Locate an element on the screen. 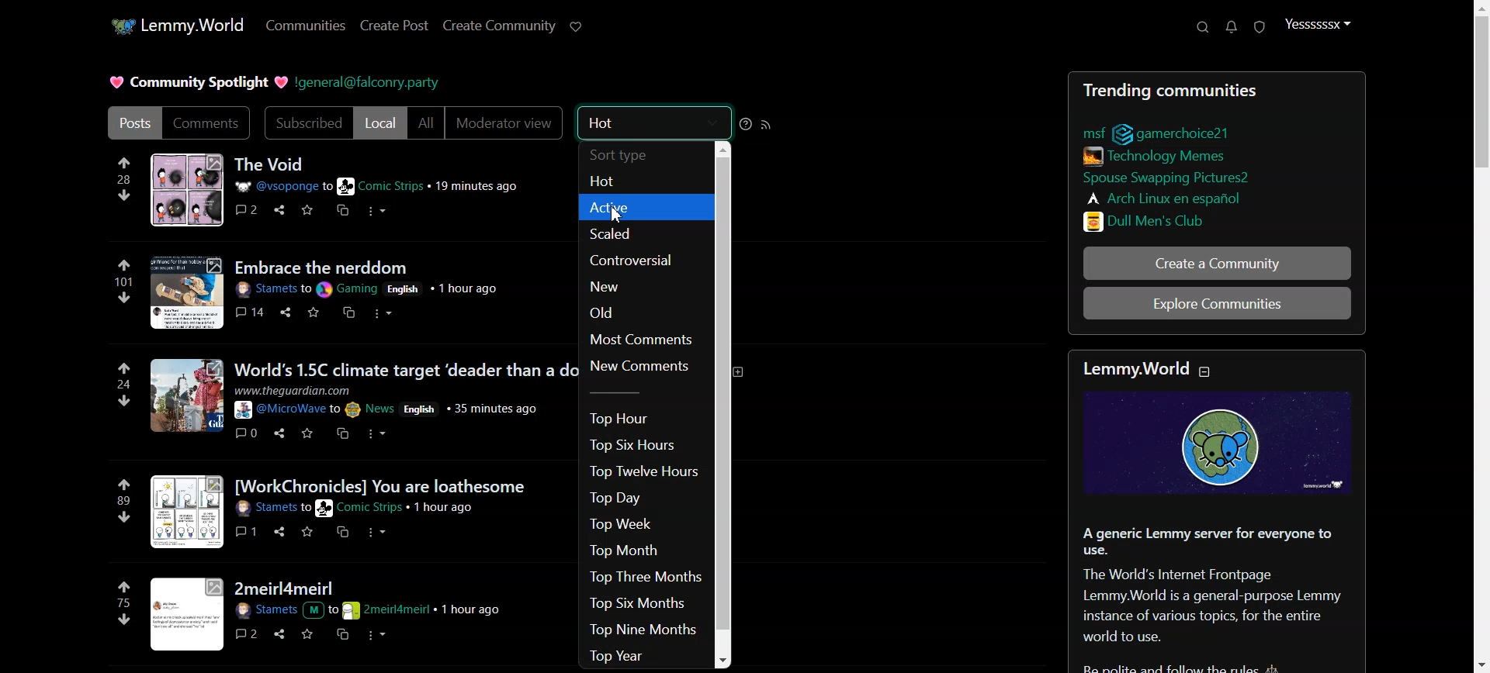 This screenshot has width=1490, height=673. downvote is located at coordinates (126, 517).